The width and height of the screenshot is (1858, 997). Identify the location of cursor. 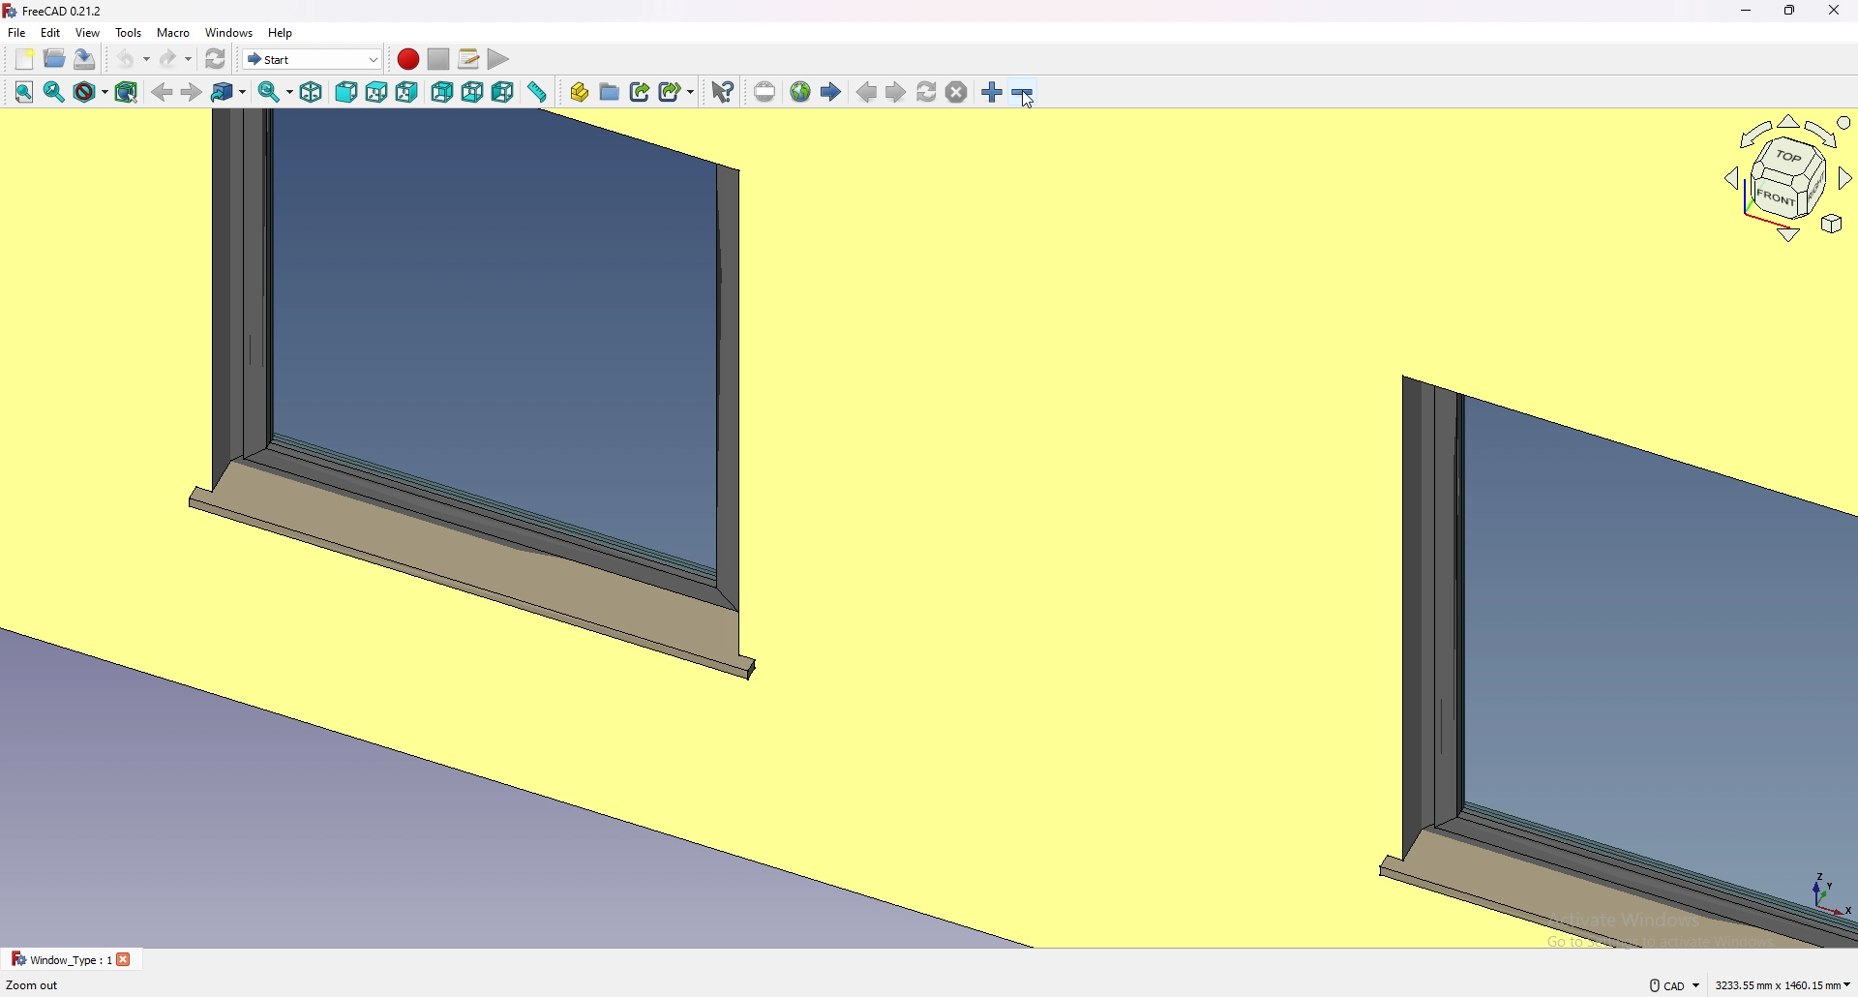
(1029, 100).